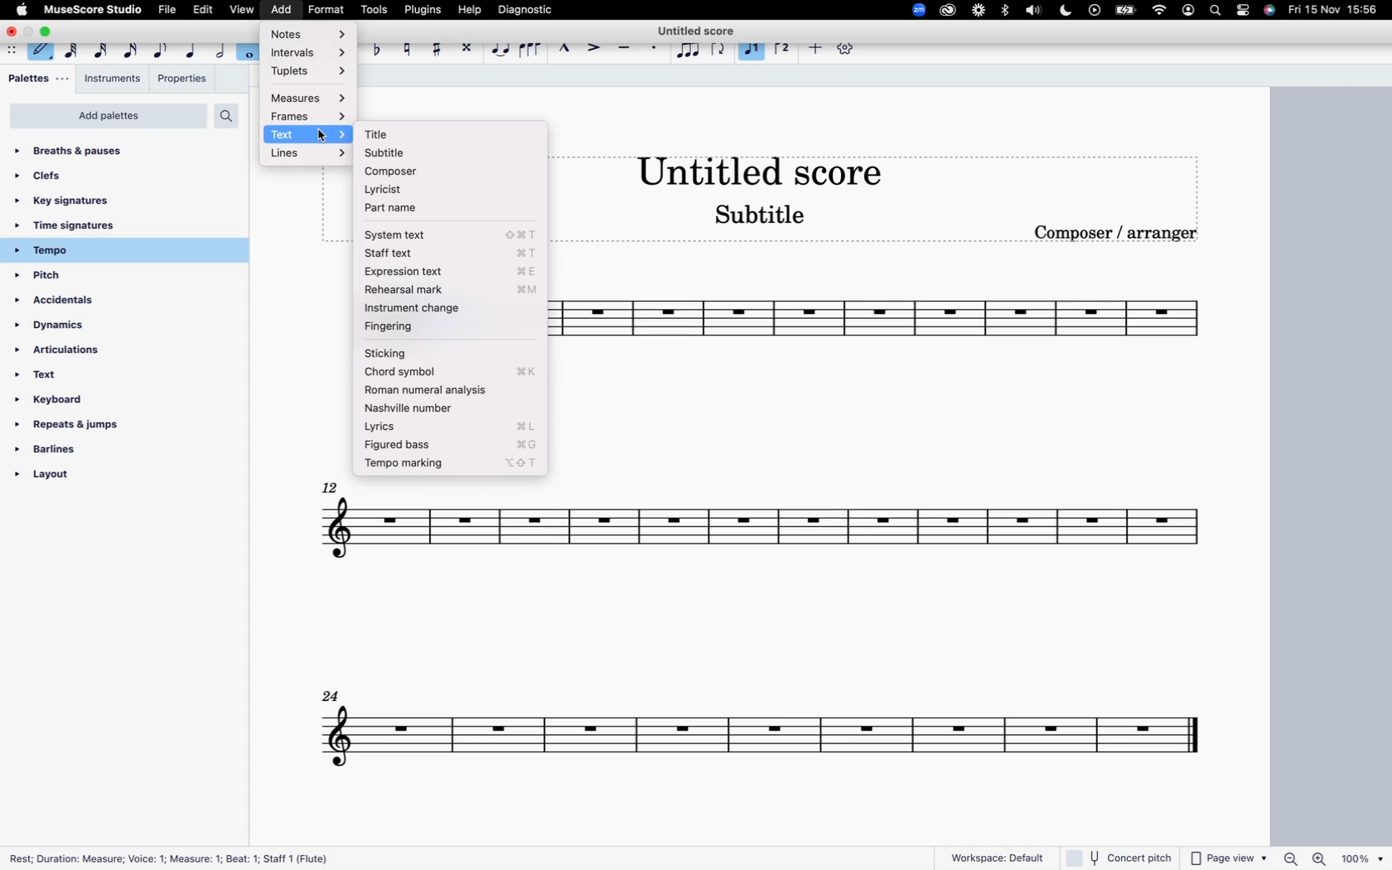 The height and width of the screenshot is (870, 1392). What do you see at coordinates (451, 290) in the screenshot?
I see `rehearsal mark` at bounding box center [451, 290].